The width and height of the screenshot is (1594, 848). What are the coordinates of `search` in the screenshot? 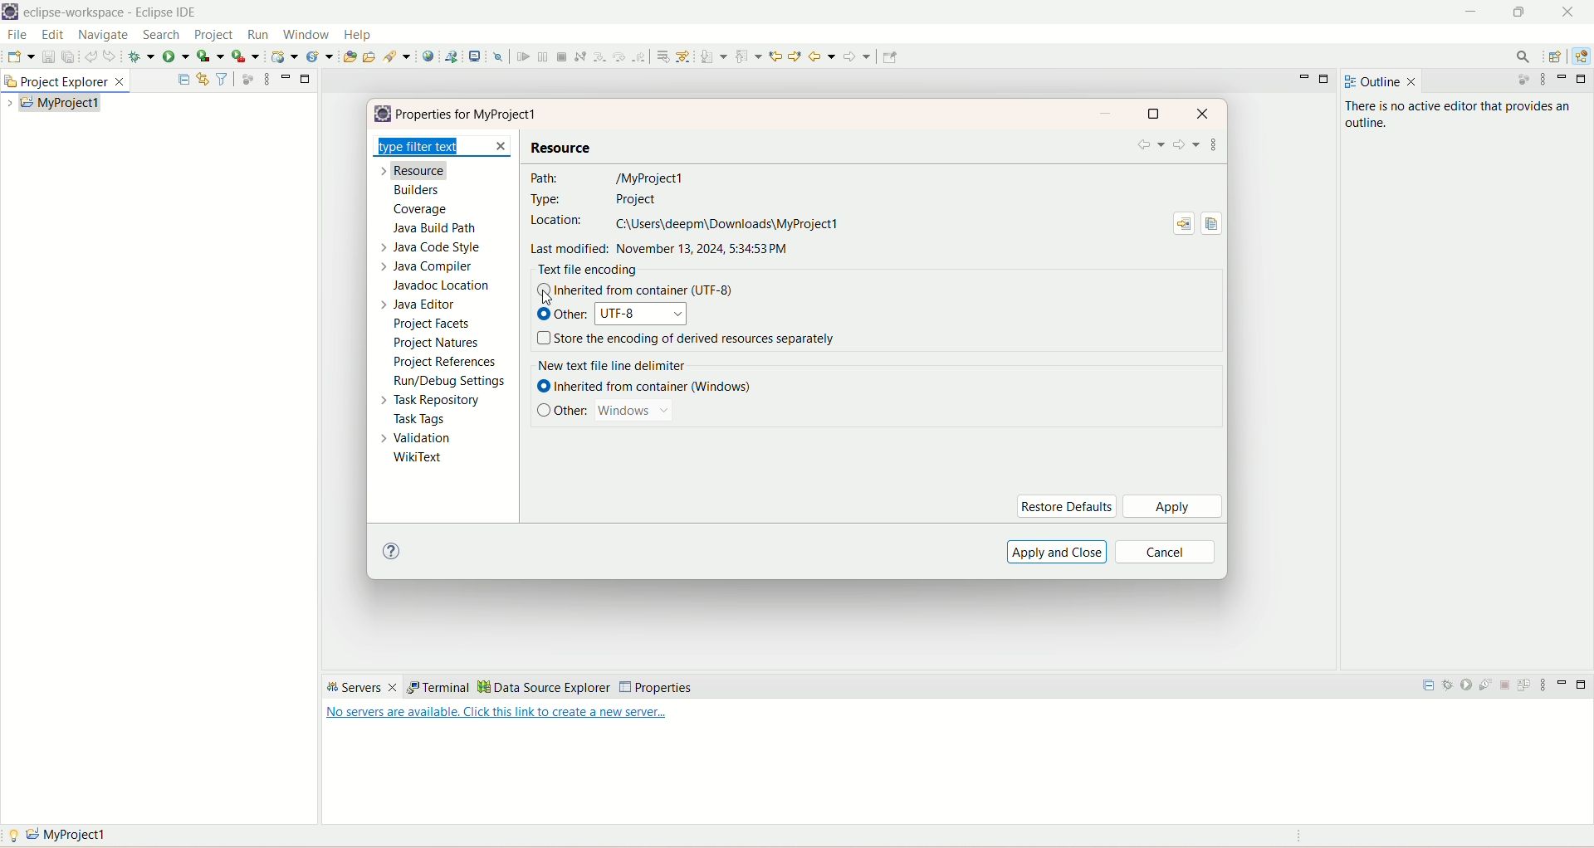 It's located at (399, 56).